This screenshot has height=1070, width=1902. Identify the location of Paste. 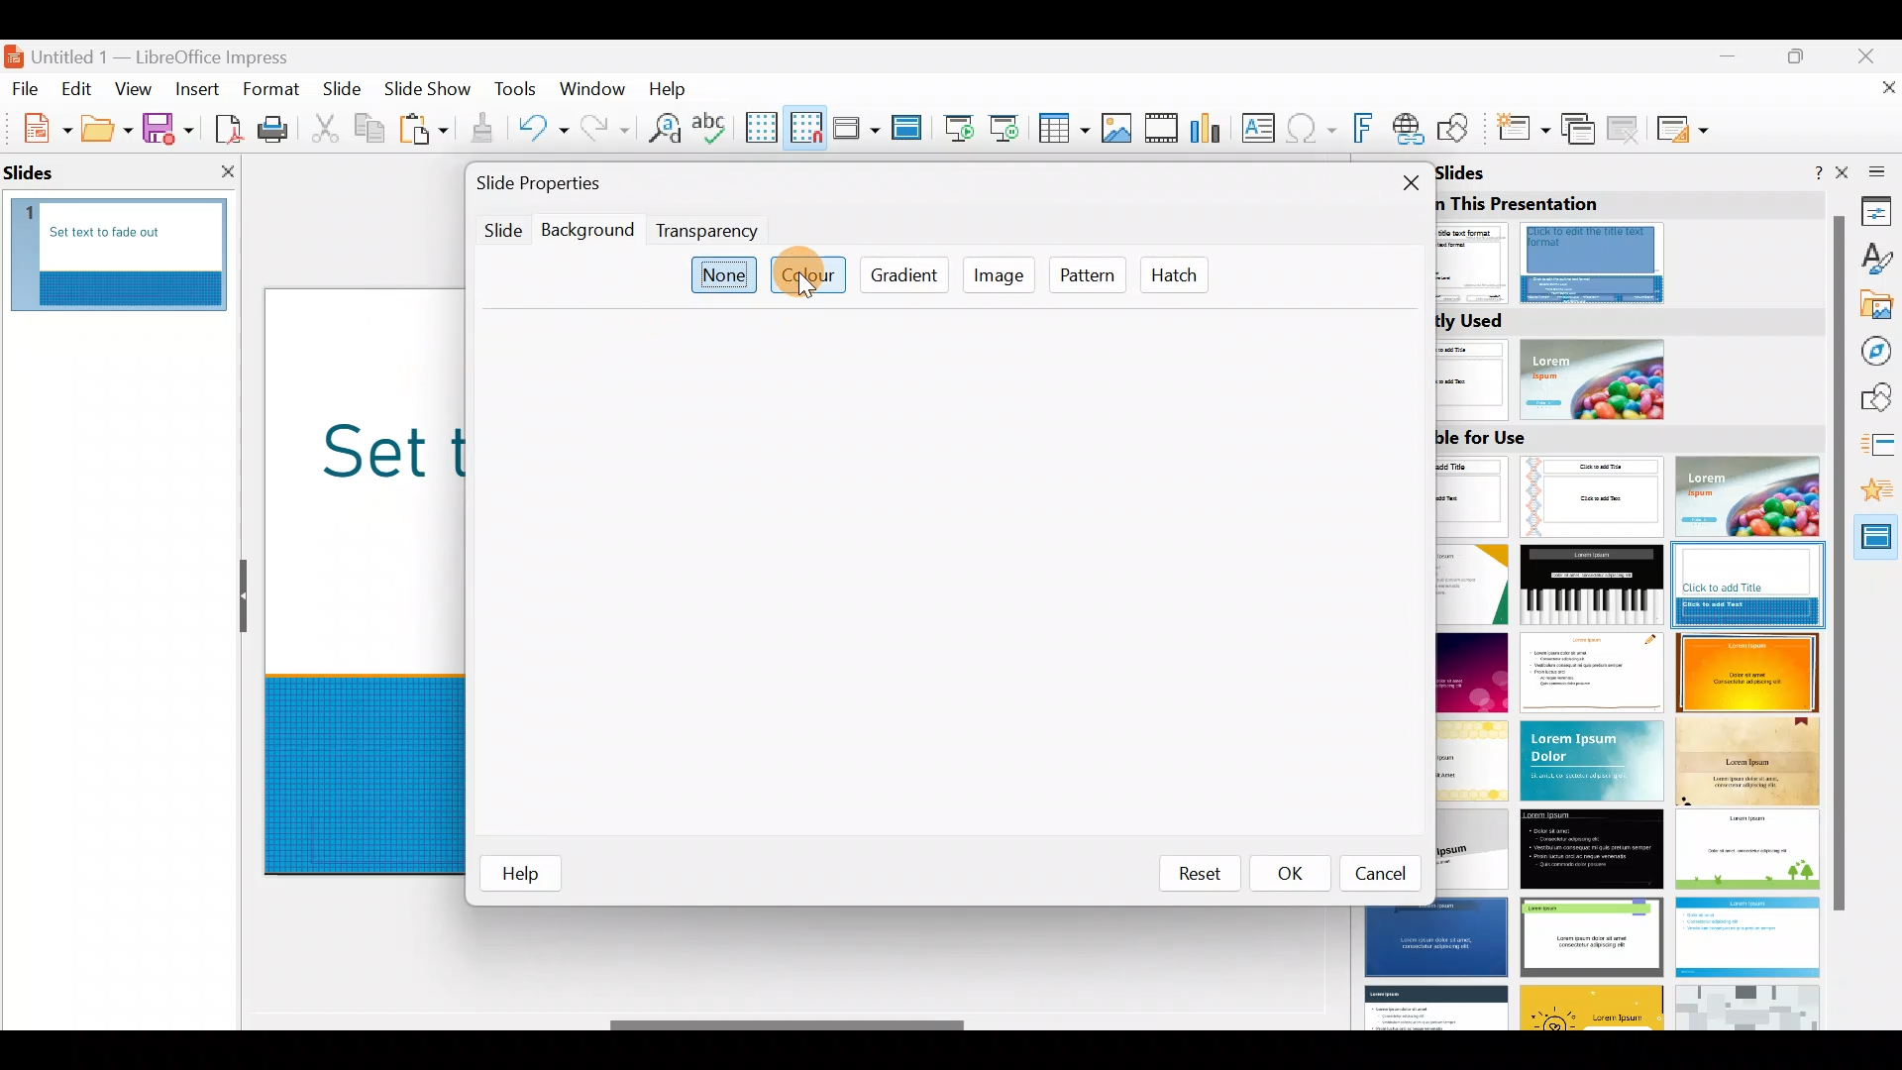
(426, 132).